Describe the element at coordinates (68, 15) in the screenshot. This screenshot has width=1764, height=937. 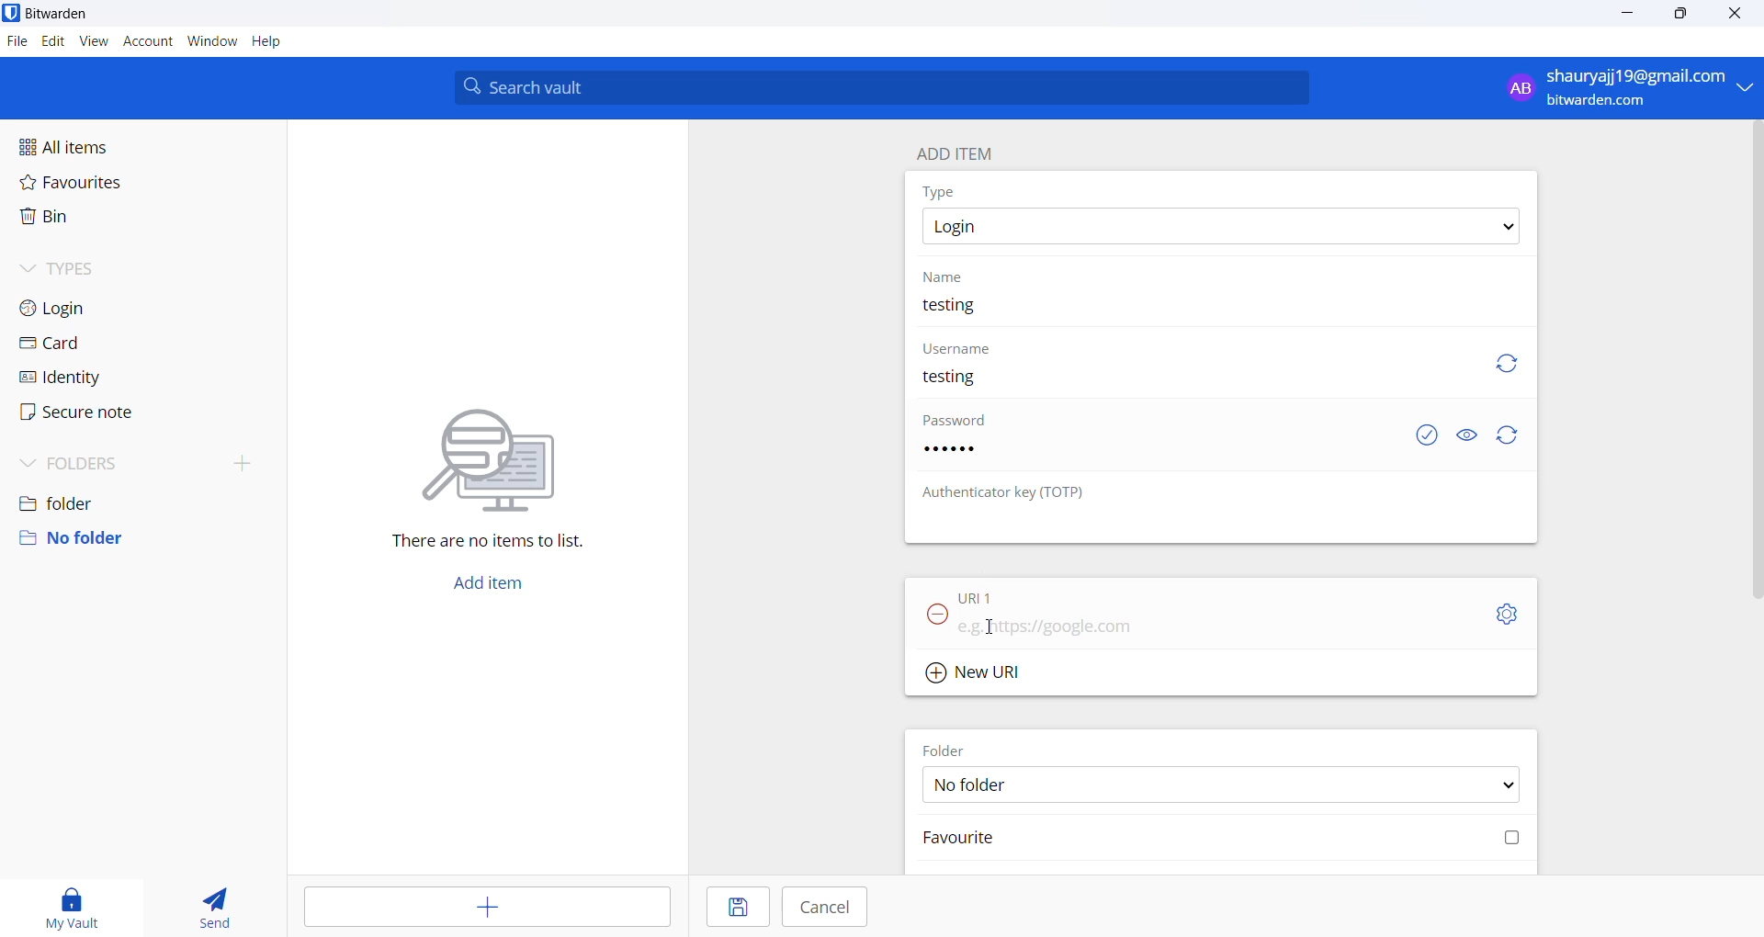
I see `application name and logo` at that location.